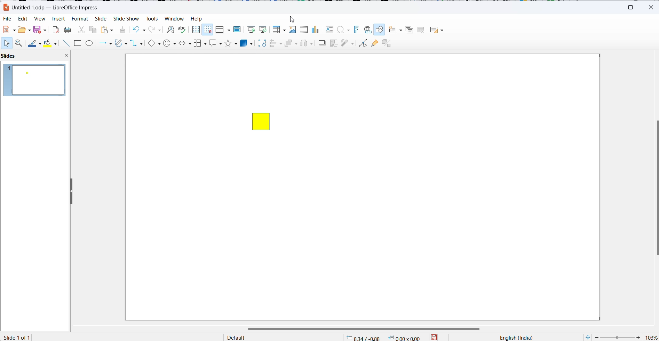 This screenshot has width=659, height=341. Describe the element at coordinates (53, 337) in the screenshot. I see `shape selected` at that location.